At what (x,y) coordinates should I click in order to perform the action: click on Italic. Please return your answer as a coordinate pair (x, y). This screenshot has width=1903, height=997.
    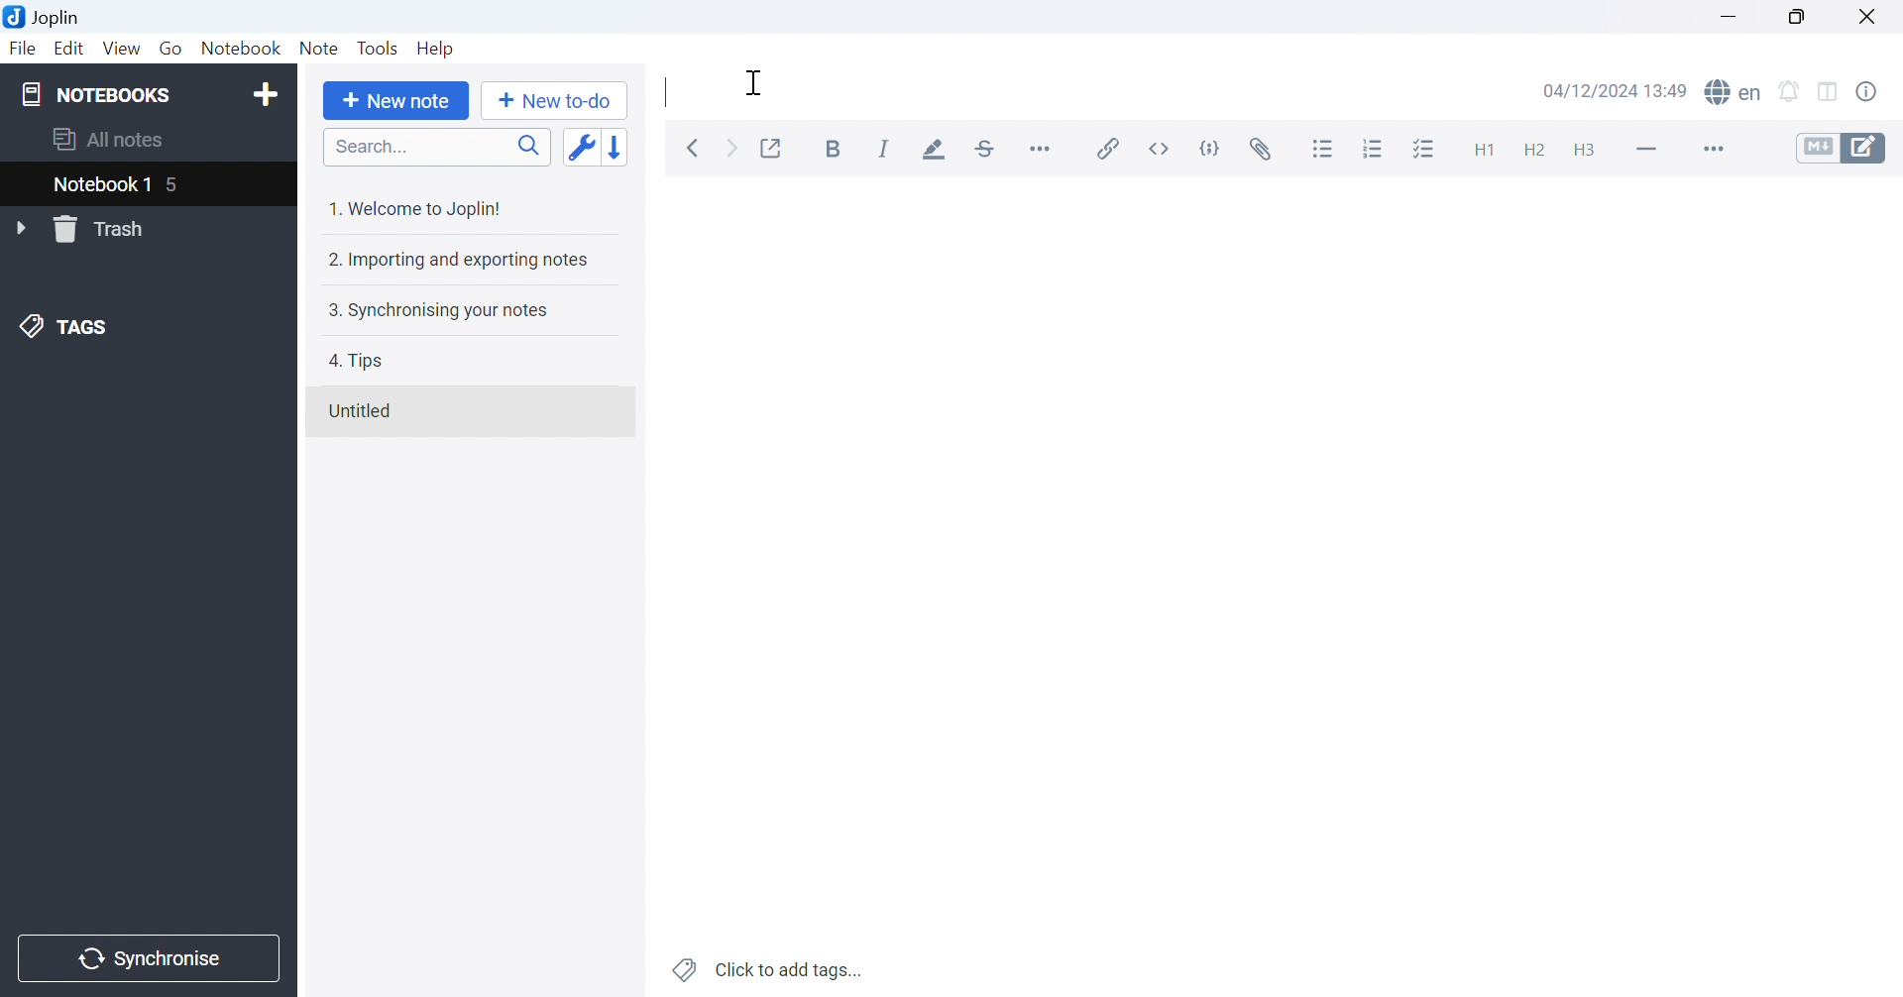
    Looking at the image, I should click on (884, 150).